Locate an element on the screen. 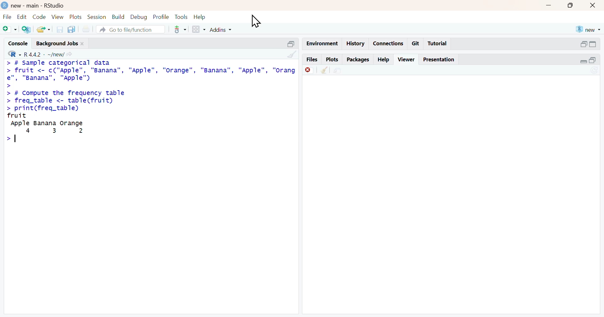 This screenshot has width=604, height=317. environment is located at coordinates (323, 42).